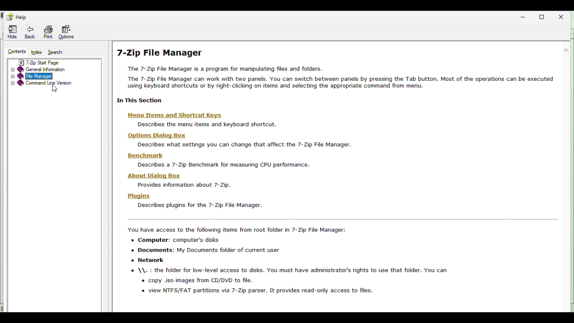 This screenshot has width=574, height=323. I want to click on Minimize, so click(525, 17).